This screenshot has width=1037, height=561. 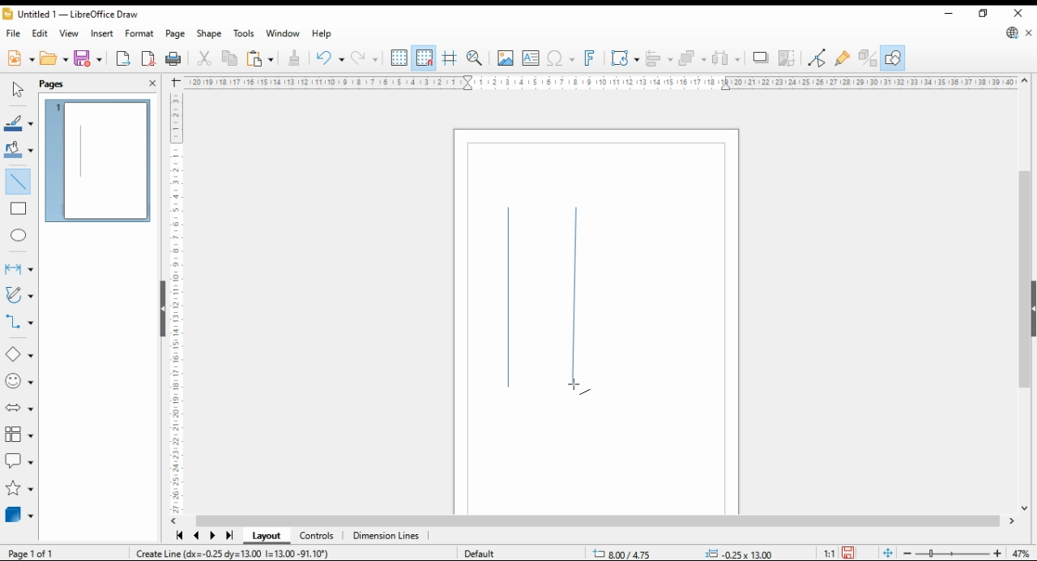 I want to click on zoom factor, so click(x=1022, y=553).